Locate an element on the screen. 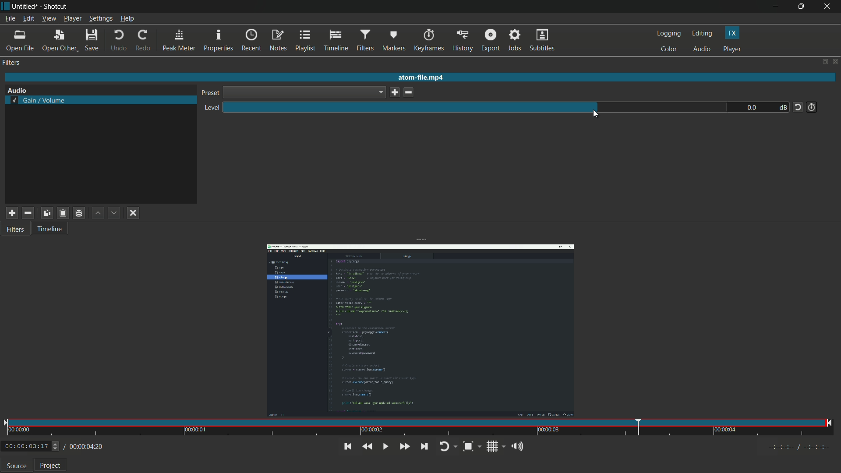 The image size is (841, 473). level adjustment bar is located at coordinates (475, 106).